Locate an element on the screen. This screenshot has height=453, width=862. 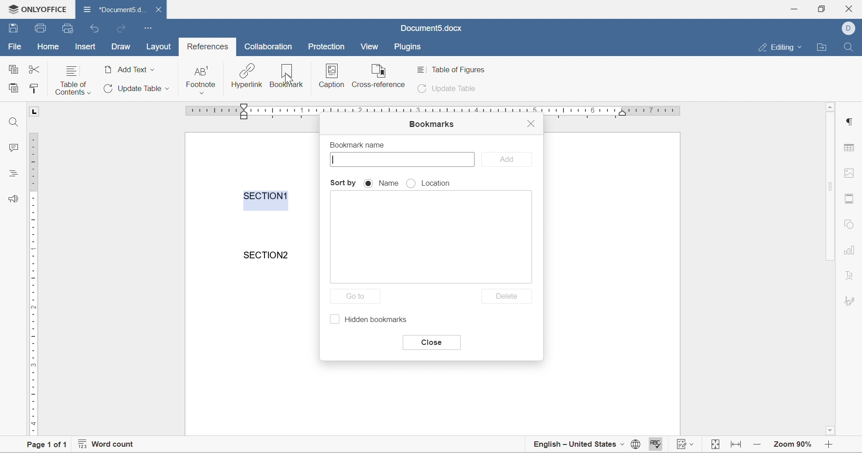
L is located at coordinates (35, 111).